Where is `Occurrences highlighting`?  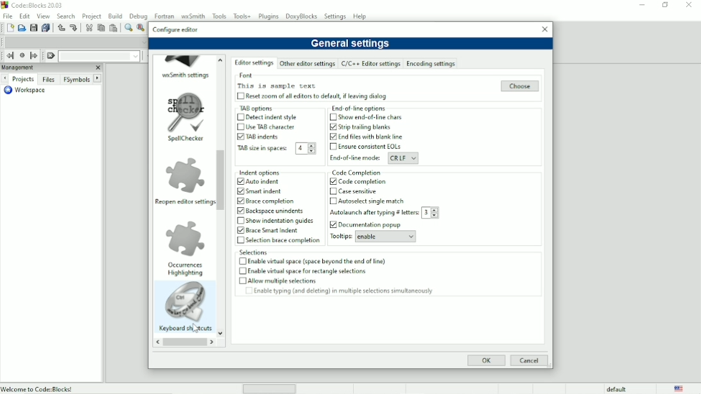 Occurrences highlighting is located at coordinates (185, 270).